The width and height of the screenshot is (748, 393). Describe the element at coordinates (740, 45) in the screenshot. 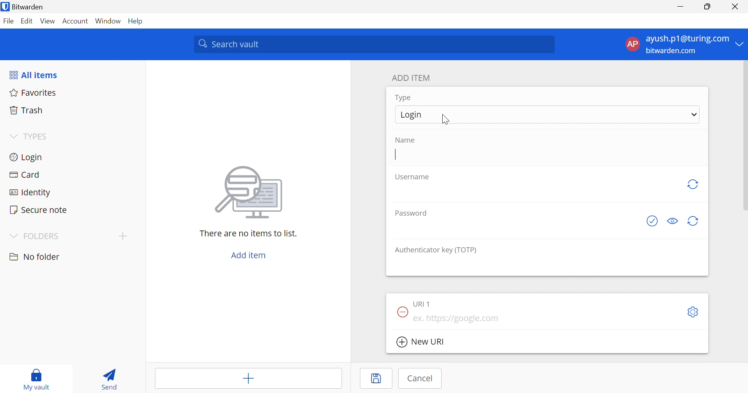

I see `Drop Down` at that location.